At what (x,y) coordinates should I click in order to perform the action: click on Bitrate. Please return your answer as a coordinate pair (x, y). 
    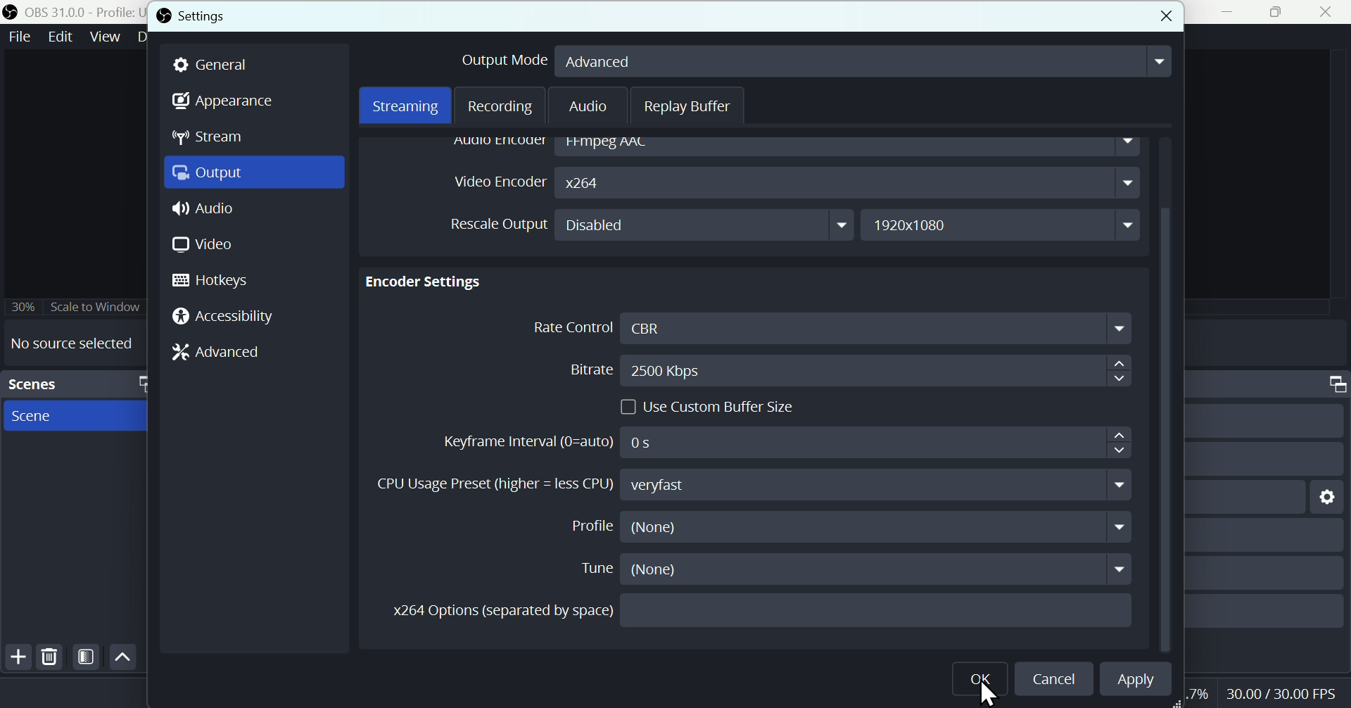
    Looking at the image, I should click on (846, 370).